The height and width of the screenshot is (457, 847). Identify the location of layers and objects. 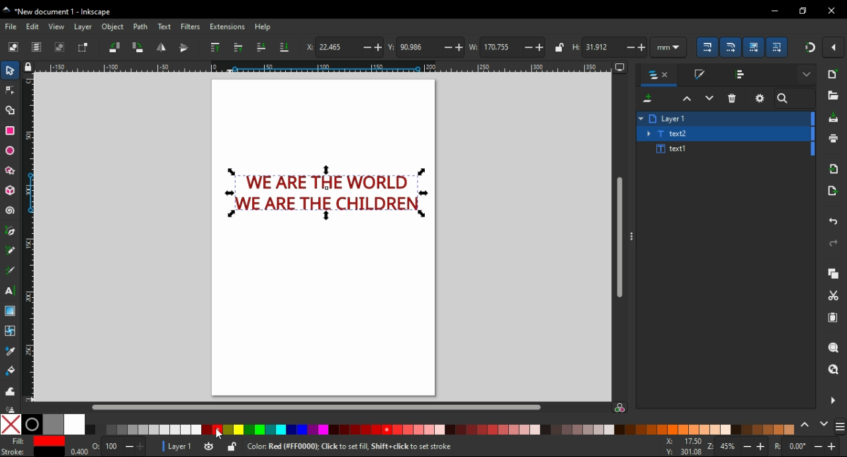
(658, 76).